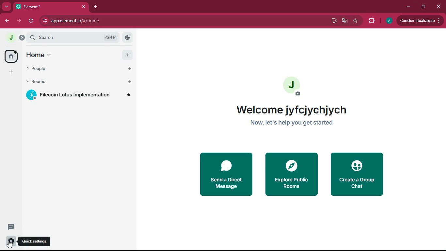 The image size is (446, 251). I want to click on explore public rooms, so click(292, 175).